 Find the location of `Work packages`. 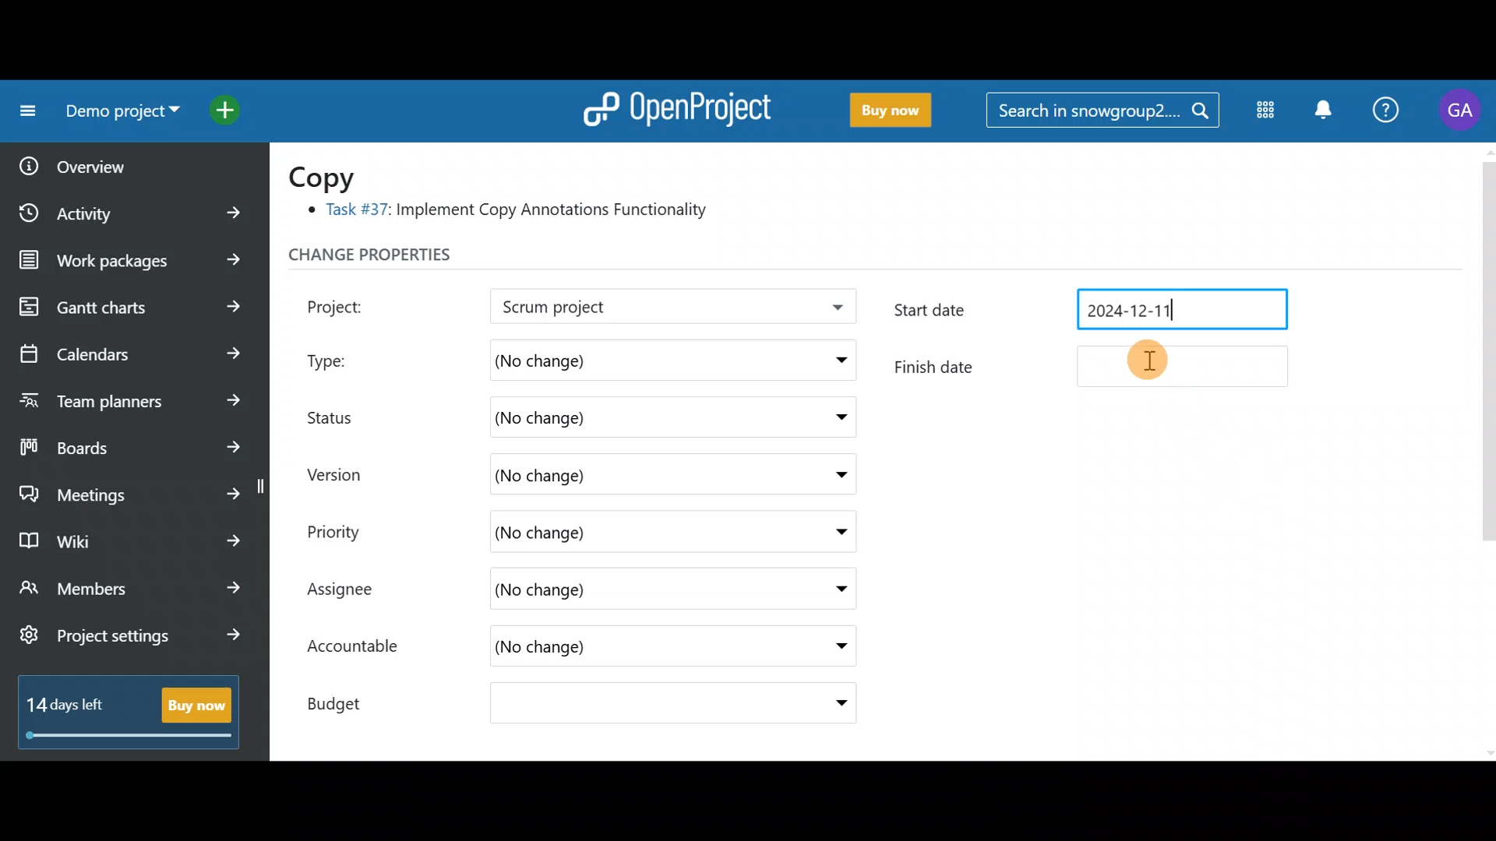

Work packages is located at coordinates (134, 260).